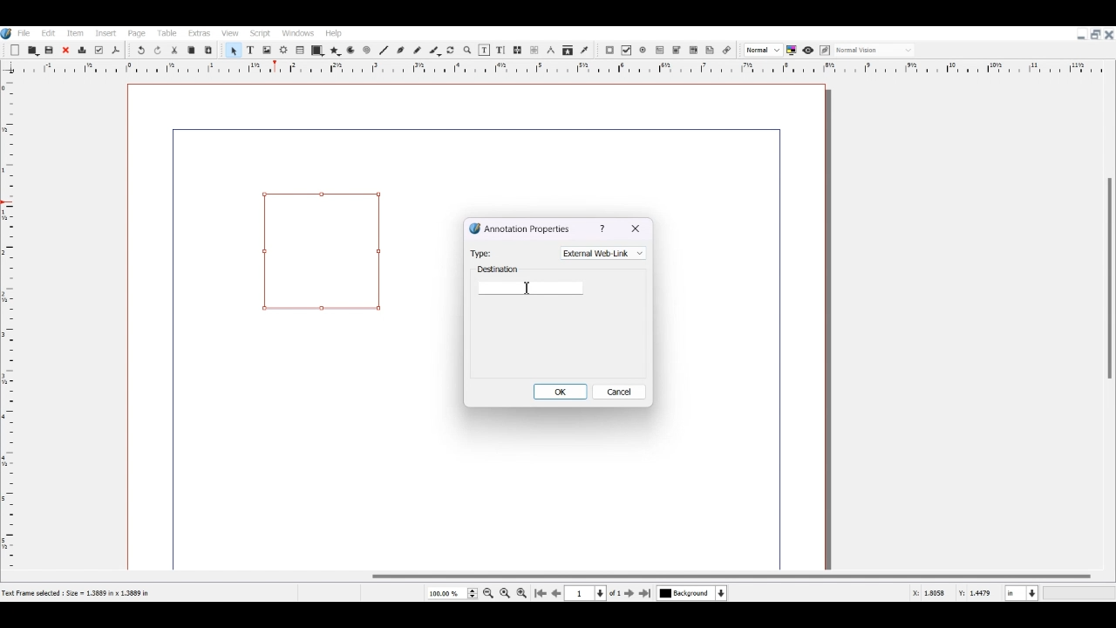 This screenshot has width=1116, height=628. What do you see at coordinates (47, 32) in the screenshot?
I see `Edit` at bounding box center [47, 32].